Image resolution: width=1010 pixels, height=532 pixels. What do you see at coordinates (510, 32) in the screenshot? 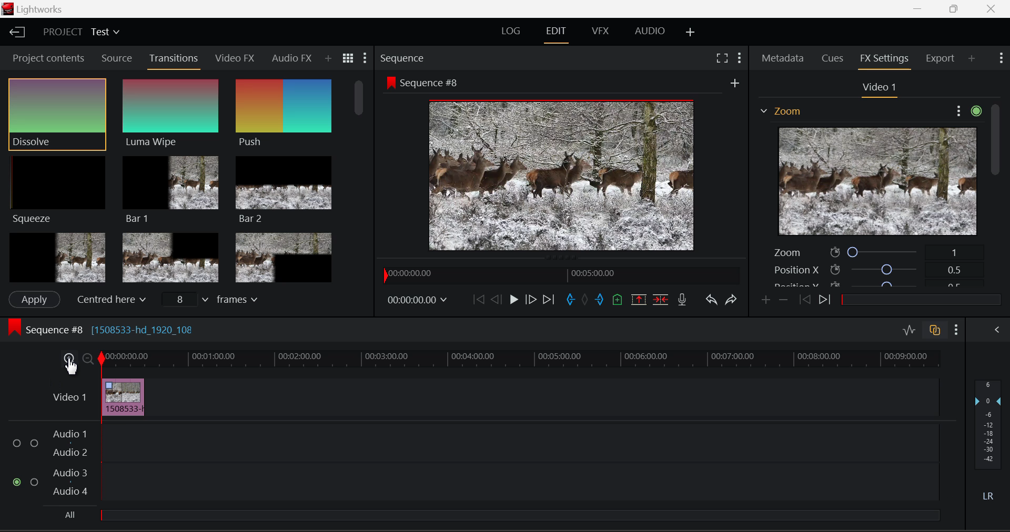
I see `LOG Layout` at bounding box center [510, 32].